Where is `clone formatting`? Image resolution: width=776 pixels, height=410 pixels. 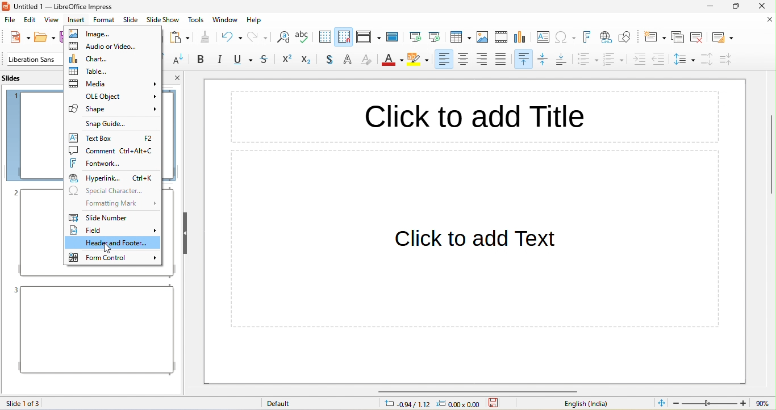
clone formatting is located at coordinates (205, 37).